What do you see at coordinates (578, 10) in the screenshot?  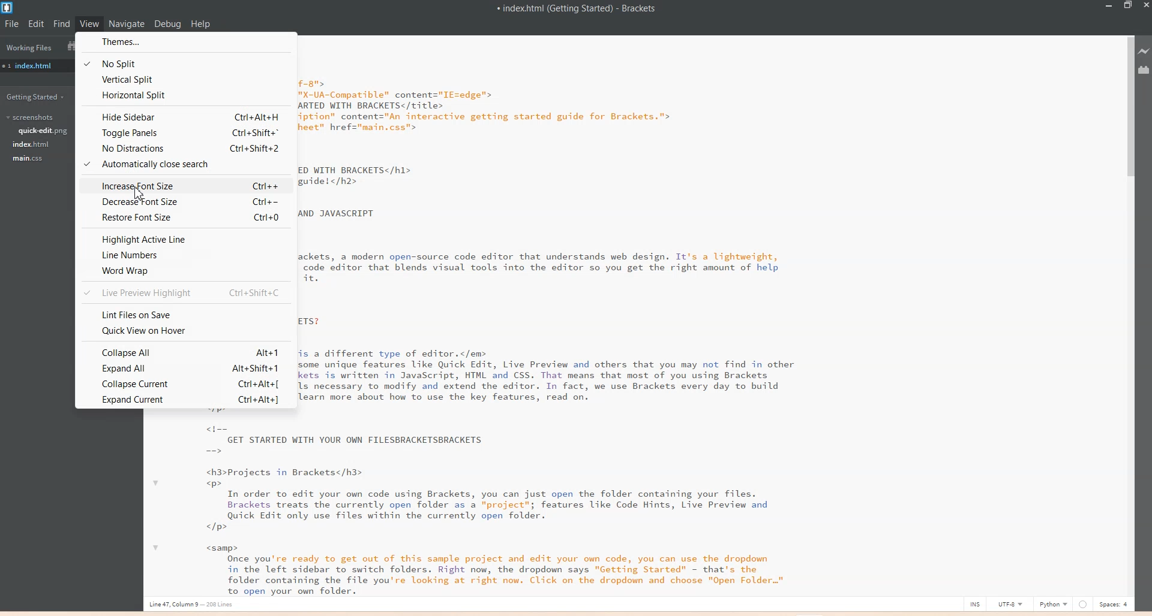 I see `Text` at bounding box center [578, 10].